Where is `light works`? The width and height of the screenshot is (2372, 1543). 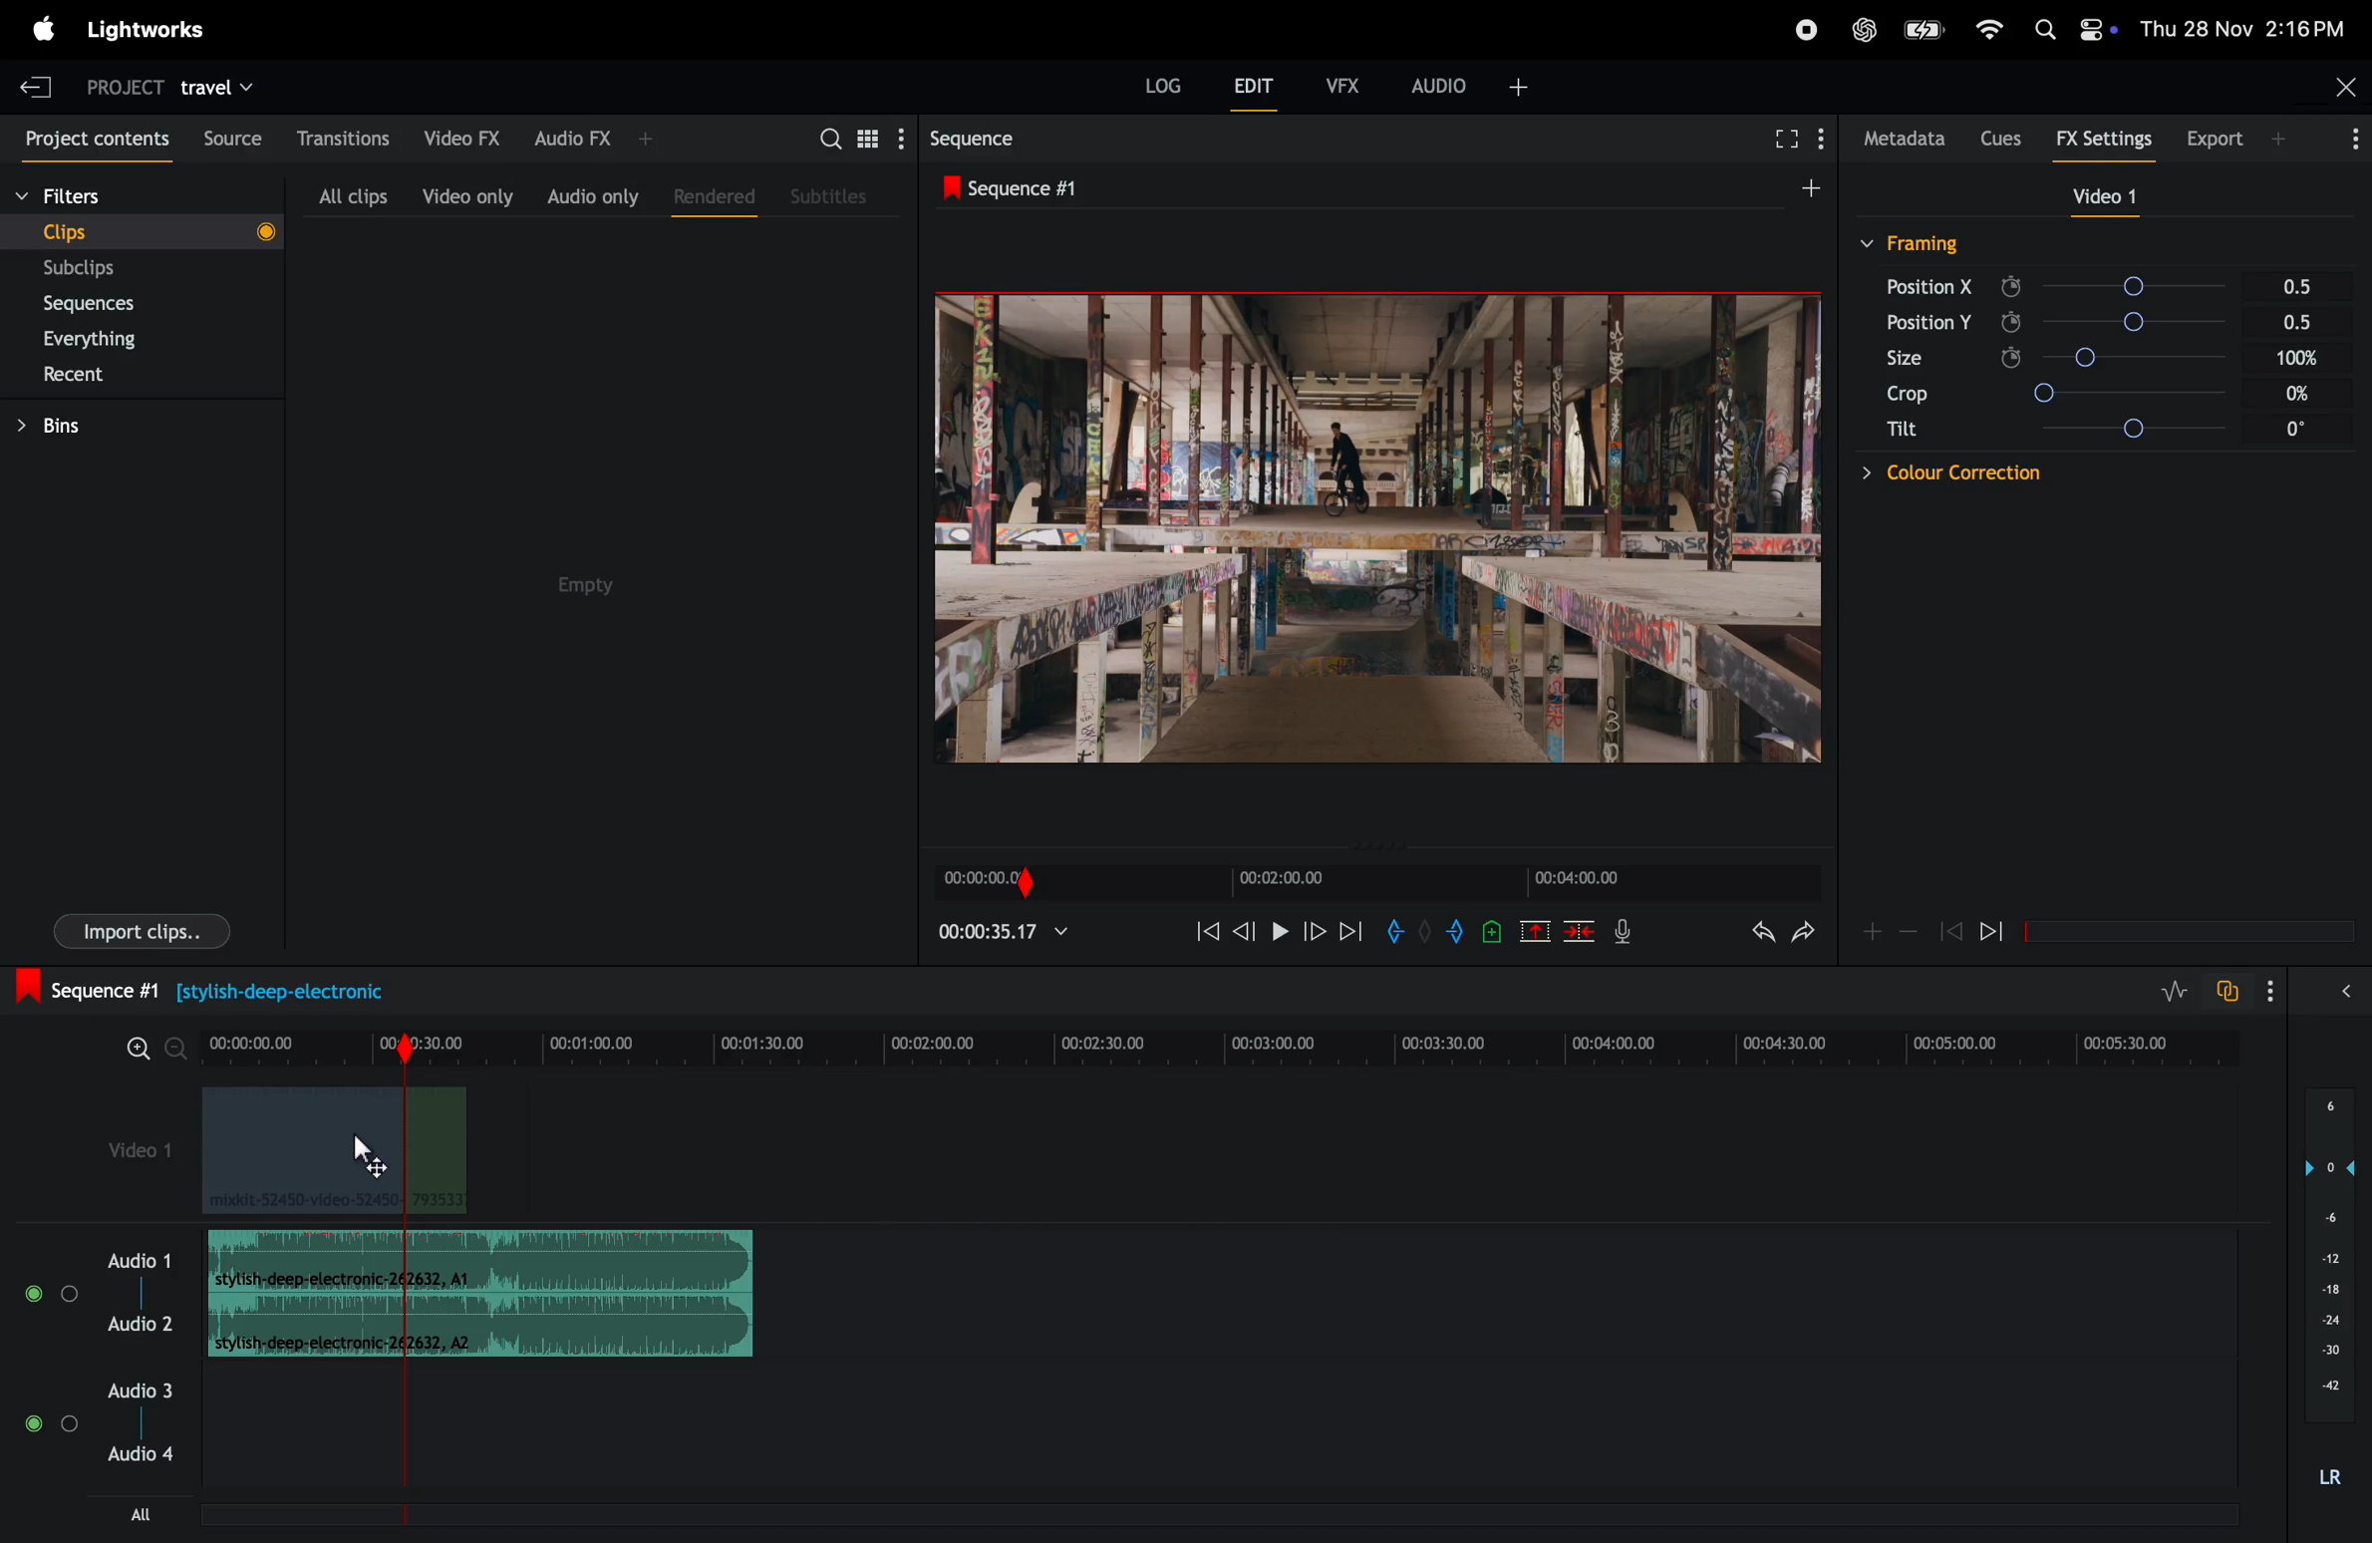
light works is located at coordinates (157, 27).